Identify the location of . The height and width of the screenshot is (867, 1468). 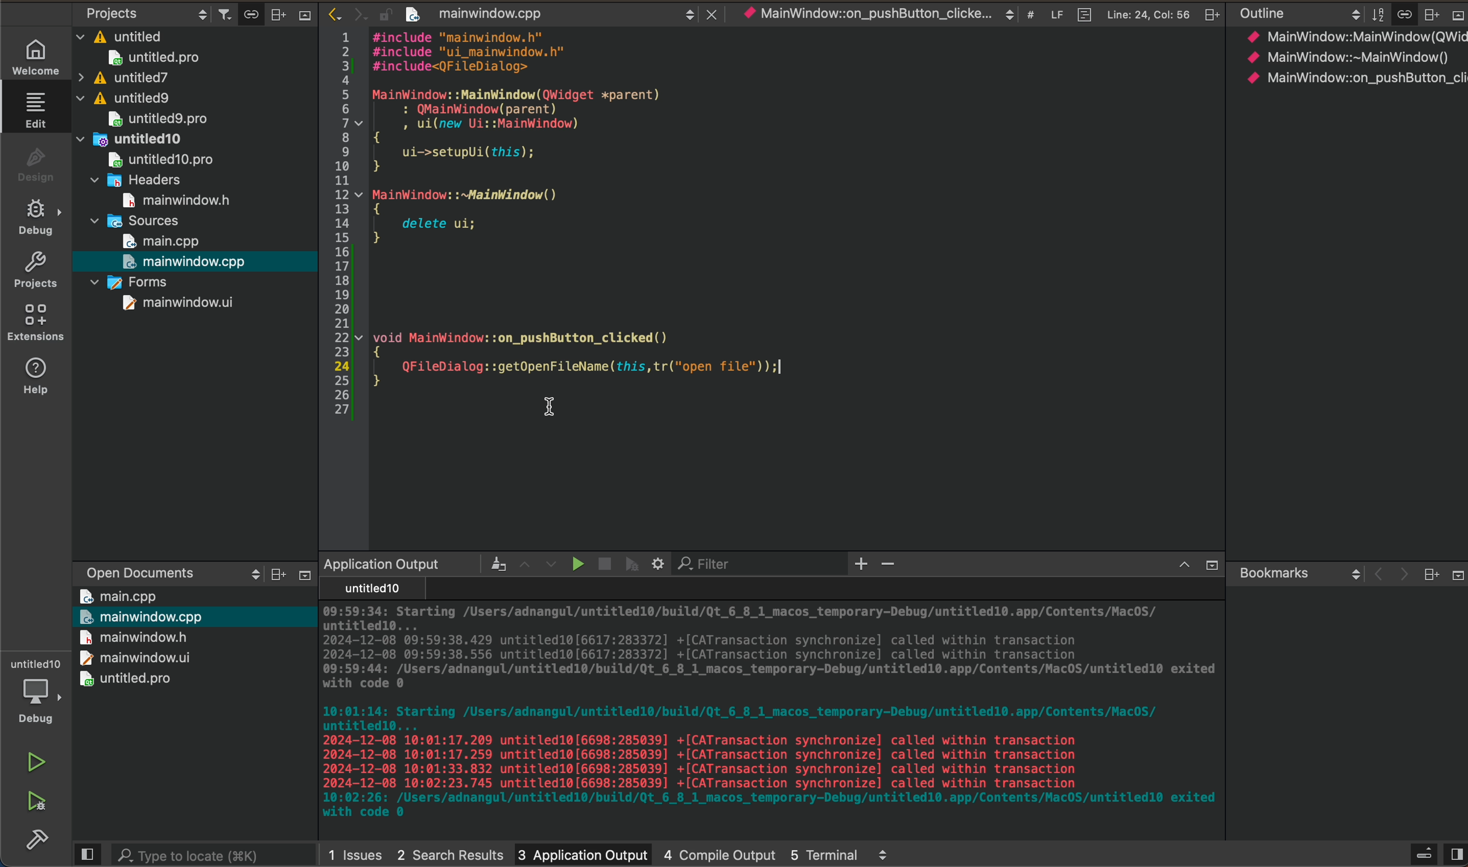
(1456, 15).